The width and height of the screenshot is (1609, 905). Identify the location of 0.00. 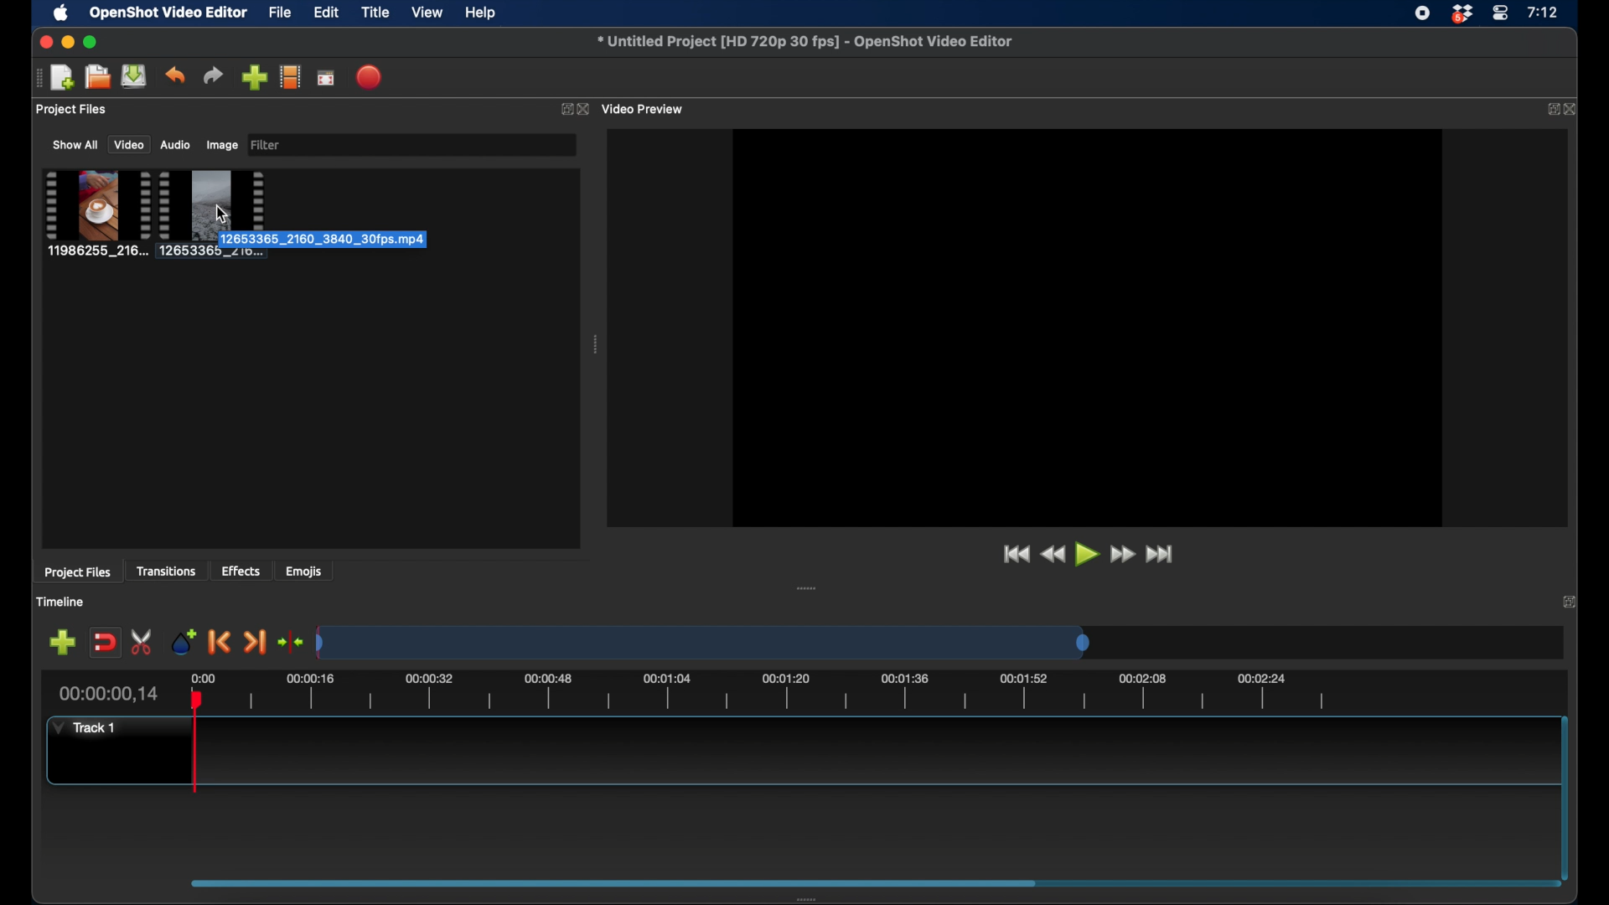
(202, 677).